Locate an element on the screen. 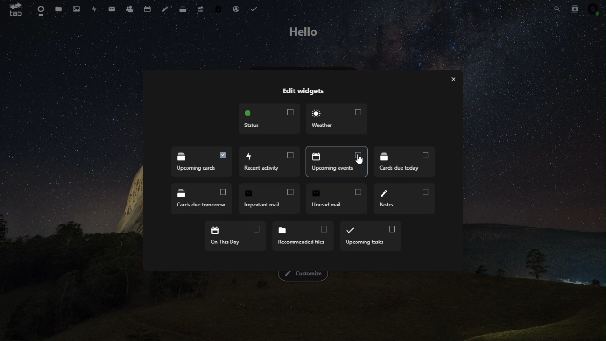 Image resolution: width=606 pixels, height=341 pixels. On this day is located at coordinates (233, 235).